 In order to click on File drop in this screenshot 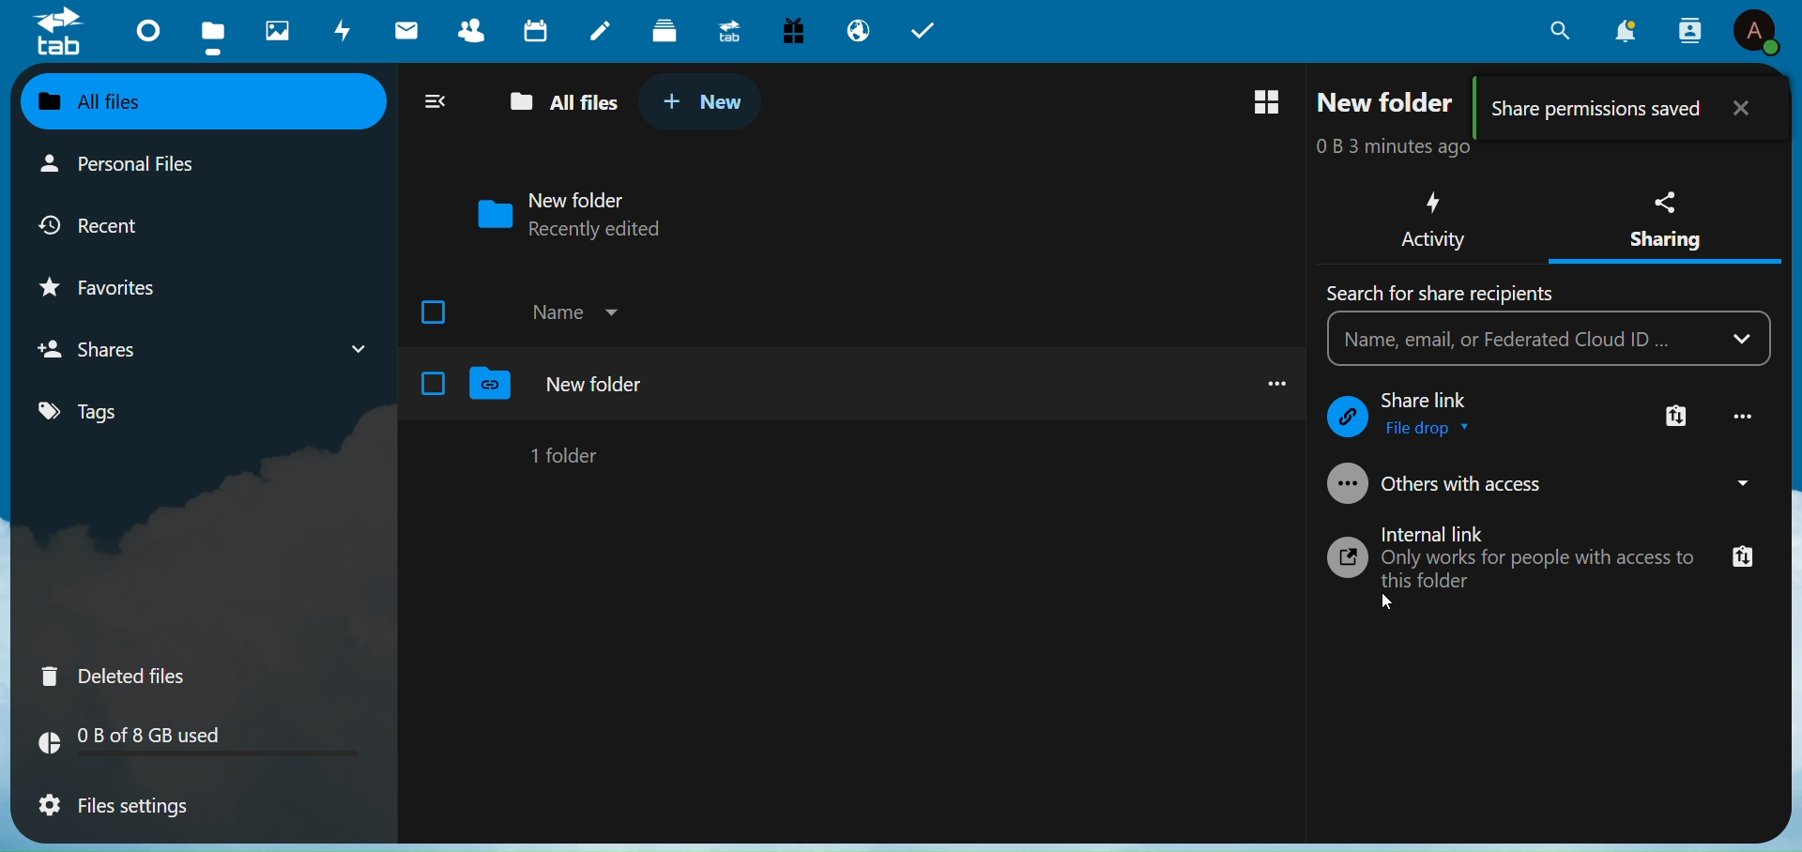, I will do `click(1432, 429)`.